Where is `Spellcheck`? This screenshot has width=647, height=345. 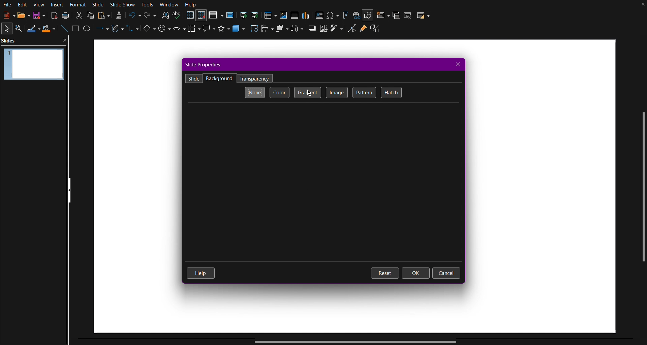
Spellcheck is located at coordinates (177, 16).